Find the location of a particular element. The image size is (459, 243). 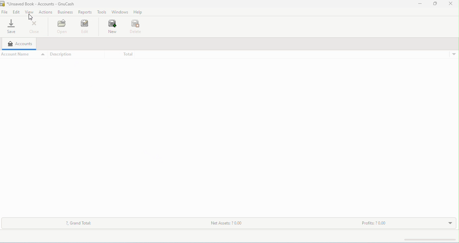

delete is located at coordinates (136, 26).